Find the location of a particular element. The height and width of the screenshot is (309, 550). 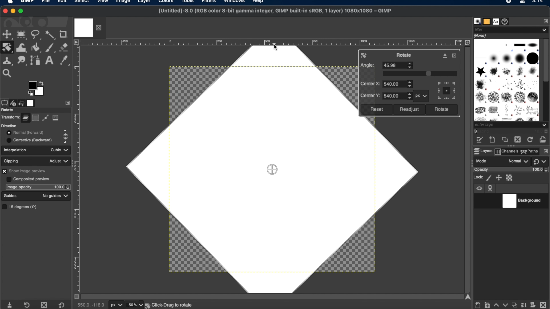

create a new brush is located at coordinates (492, 140).